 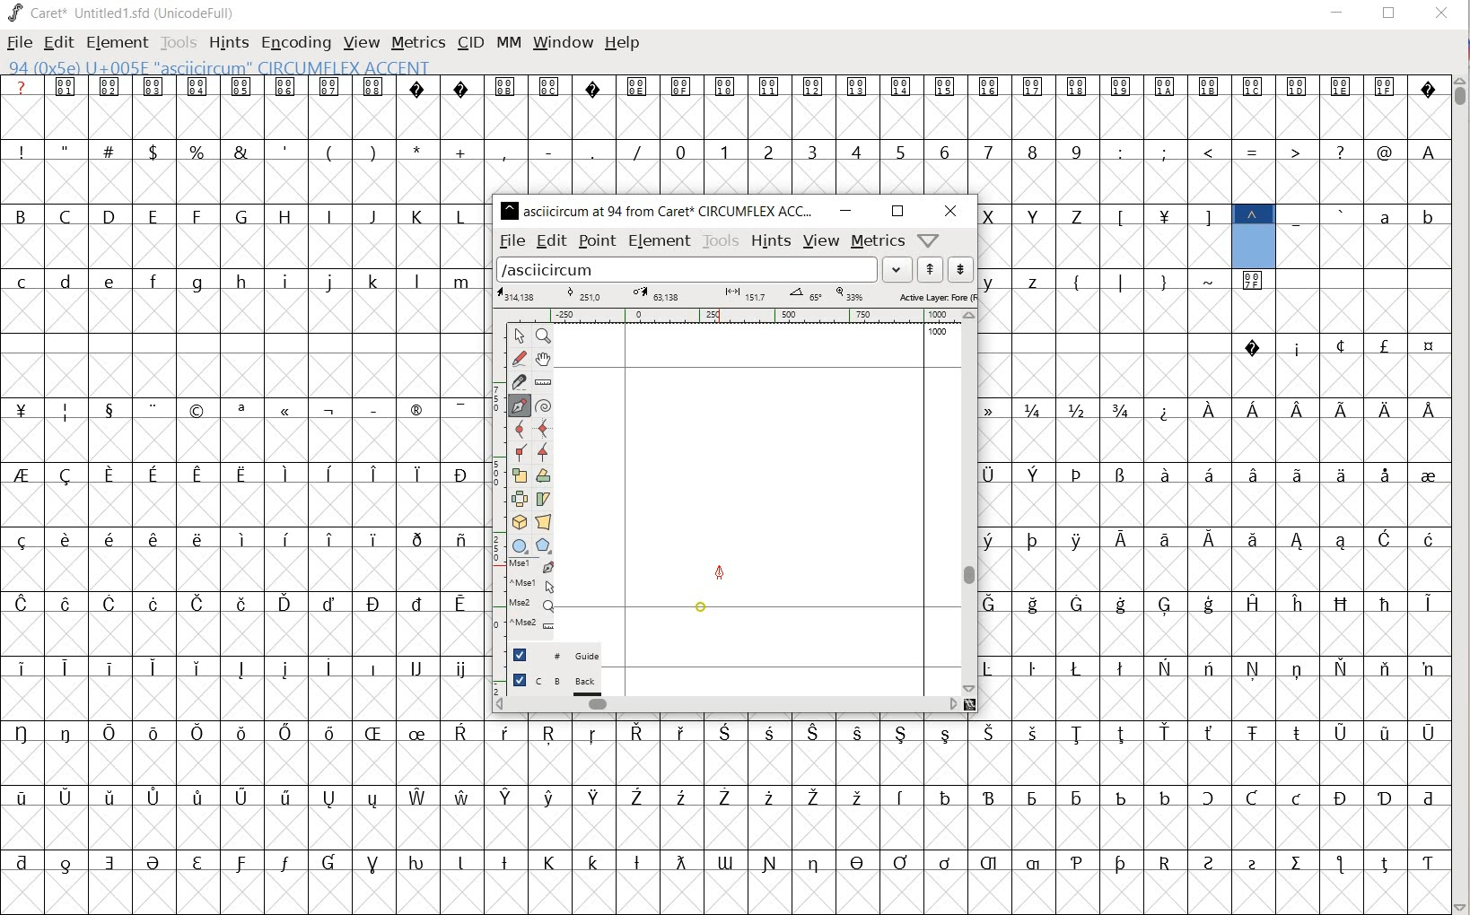 I want to click on 94 0xSe U+00SE "asciicircum CIRCUMFLEX ACCENT, so click(x=284, y=68).